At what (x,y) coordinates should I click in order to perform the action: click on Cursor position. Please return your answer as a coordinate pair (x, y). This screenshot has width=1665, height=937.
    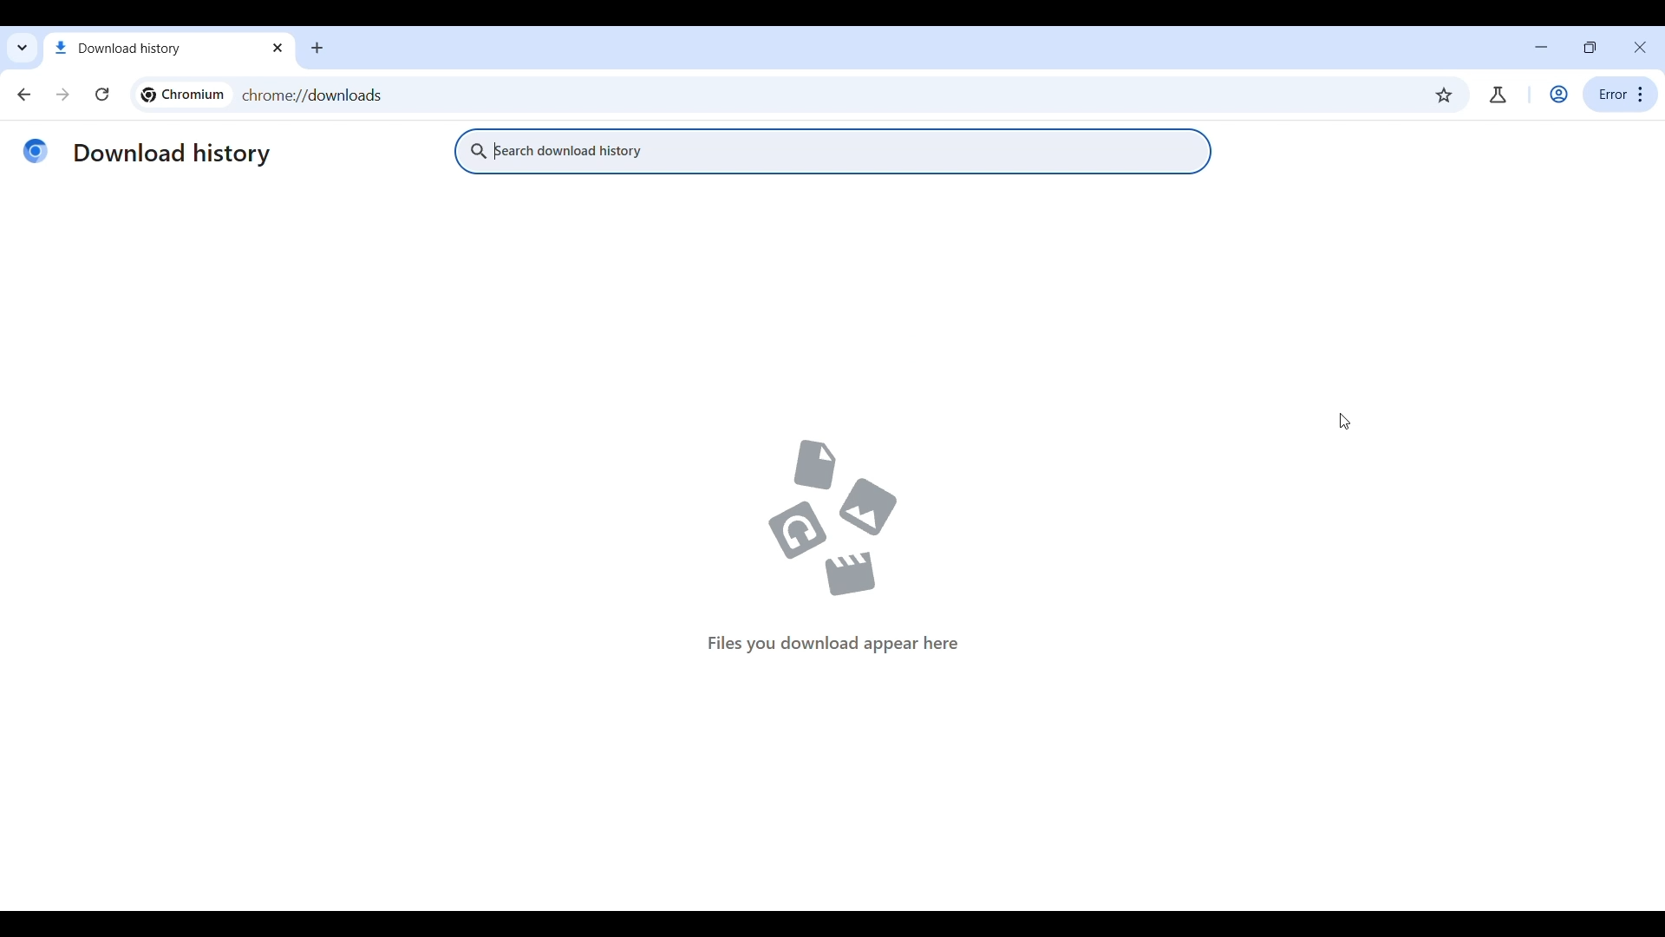
    Looking at the image, I should click on (1345, 422).